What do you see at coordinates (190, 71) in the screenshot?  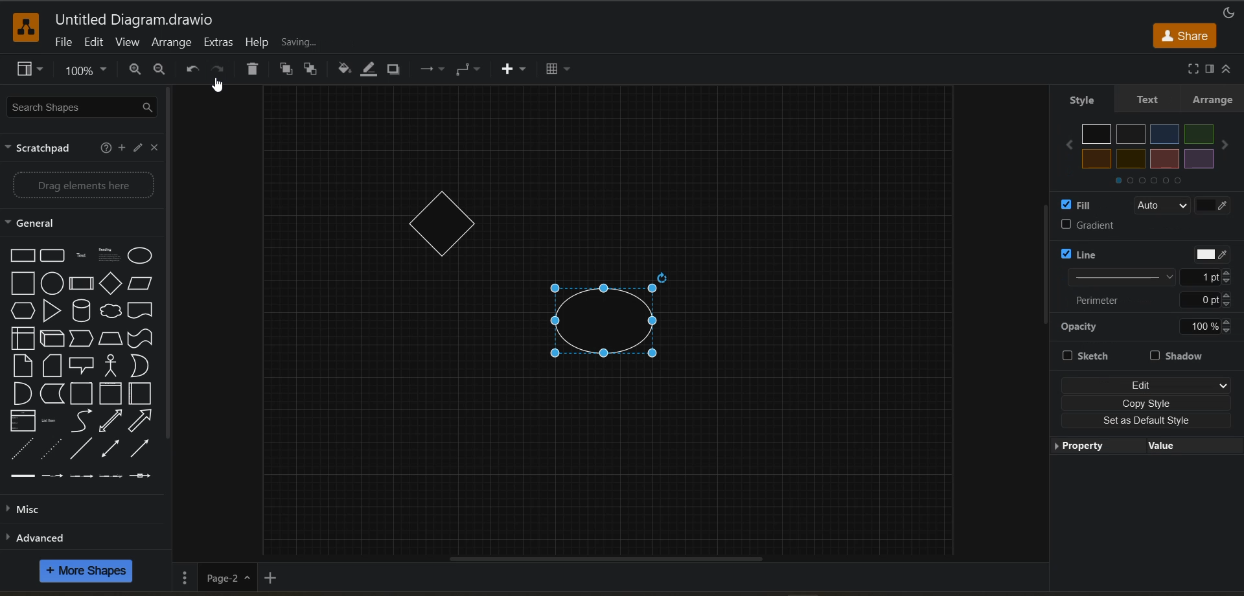 I see `undo` at bounding box center [190, 71].